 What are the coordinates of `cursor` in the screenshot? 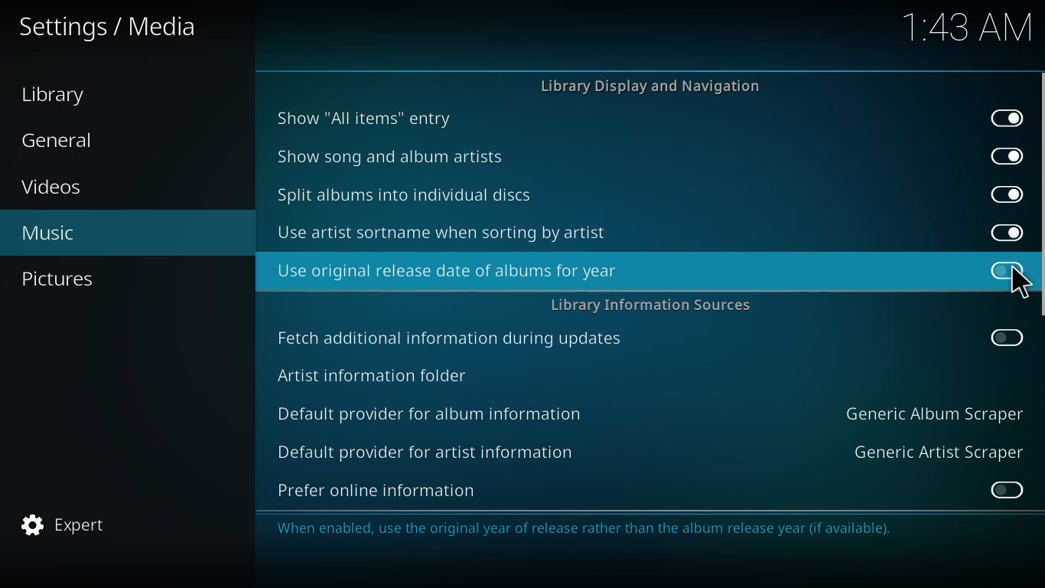 It's located at (1019, 284).